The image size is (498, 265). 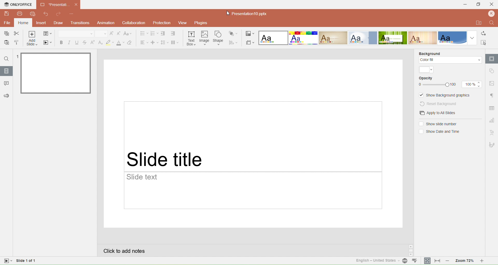 I want to click on Image setting, so click(x=492, y=83).